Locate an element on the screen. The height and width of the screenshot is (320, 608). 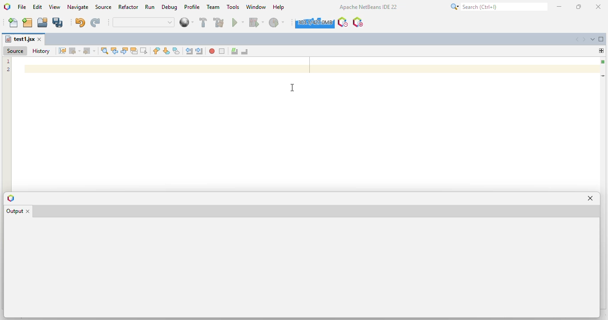
minimize is located at coordinates (559, 7).